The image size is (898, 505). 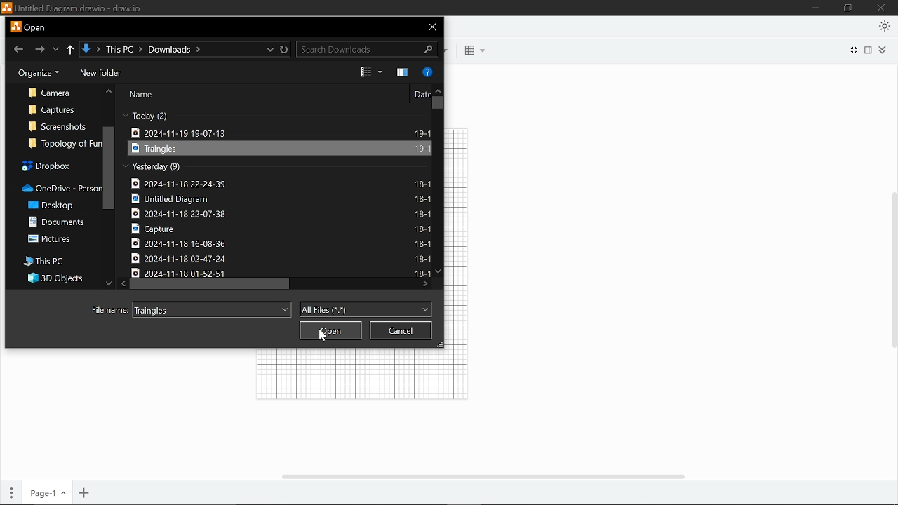 I want to click on logo, so click(x=7, y=9).